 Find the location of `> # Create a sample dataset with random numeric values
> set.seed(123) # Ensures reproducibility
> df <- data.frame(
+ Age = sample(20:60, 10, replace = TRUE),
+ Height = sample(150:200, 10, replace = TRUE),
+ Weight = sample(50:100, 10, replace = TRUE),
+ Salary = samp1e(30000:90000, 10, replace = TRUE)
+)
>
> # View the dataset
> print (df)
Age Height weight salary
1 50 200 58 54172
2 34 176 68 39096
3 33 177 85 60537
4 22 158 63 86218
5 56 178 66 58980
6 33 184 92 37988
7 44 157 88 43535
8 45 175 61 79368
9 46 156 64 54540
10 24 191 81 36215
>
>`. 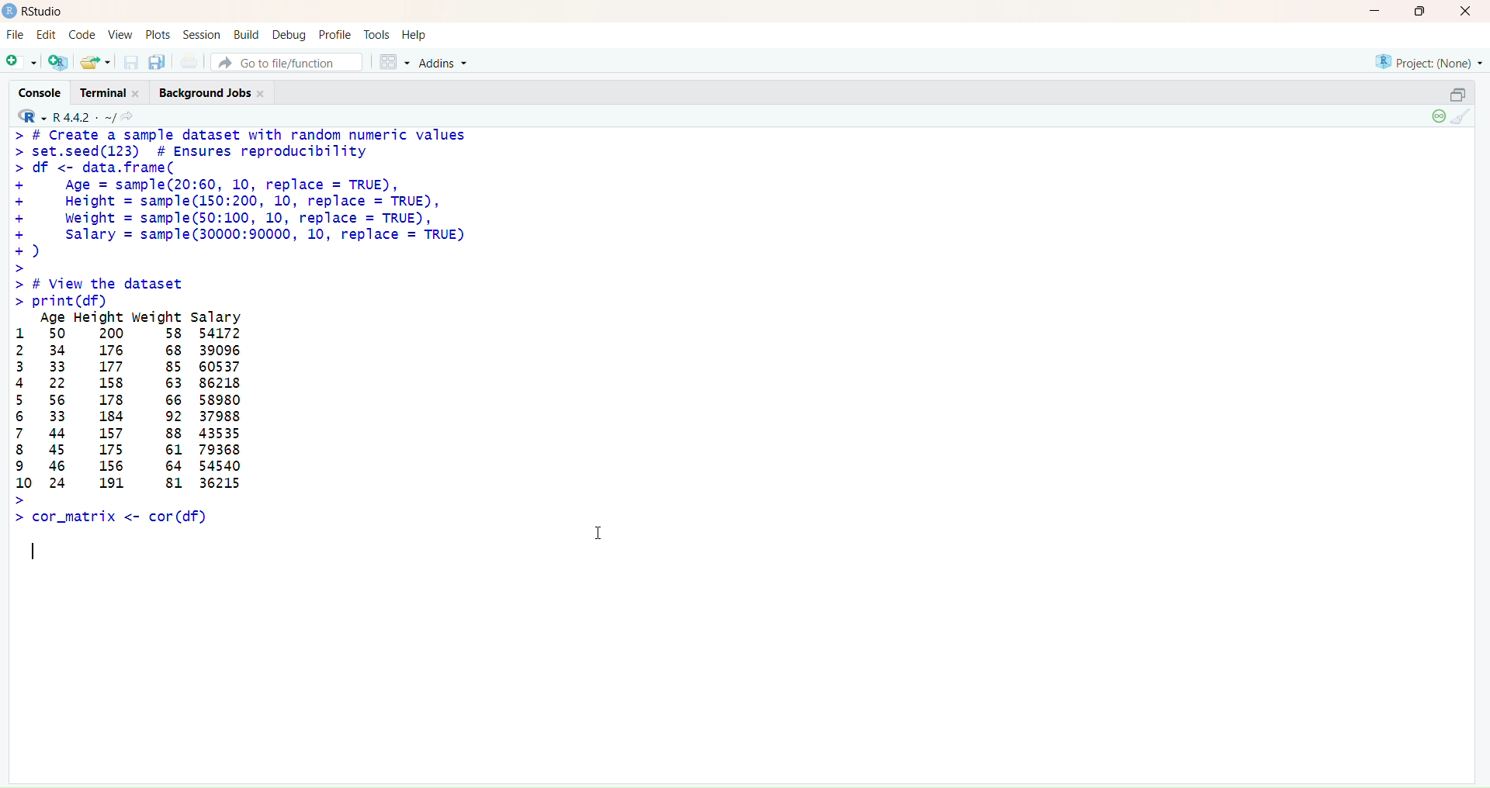

> # Create a sample dataset with random numeric values
> set.seed(123) # Ensures reproducibility
> df <- data.frame(
+ Age = sample(20:60, 10, replace = TRUE),
+ Height = sample(150:200, 10, replace = TRUE),
+ Weight = sample(50:100, 10, replace = TRUE),
+ Salary = samp1e(30000:90000, 10, replace = TRUE)
+)
>
> # View the dataset
> print (df)
Age Height weight salary
1 50 200 58 54172
2 34 176 68 39096
3 33 177 85 60537
4 22 158 63 86218
5 56 178 66 58980
6 33 184 92 37988
7 44 157 88 43535
8 45 175 61 79368
9 46 156 64 54540
10 24 191 81 36215
>
> is located at coordinates (260, 329).